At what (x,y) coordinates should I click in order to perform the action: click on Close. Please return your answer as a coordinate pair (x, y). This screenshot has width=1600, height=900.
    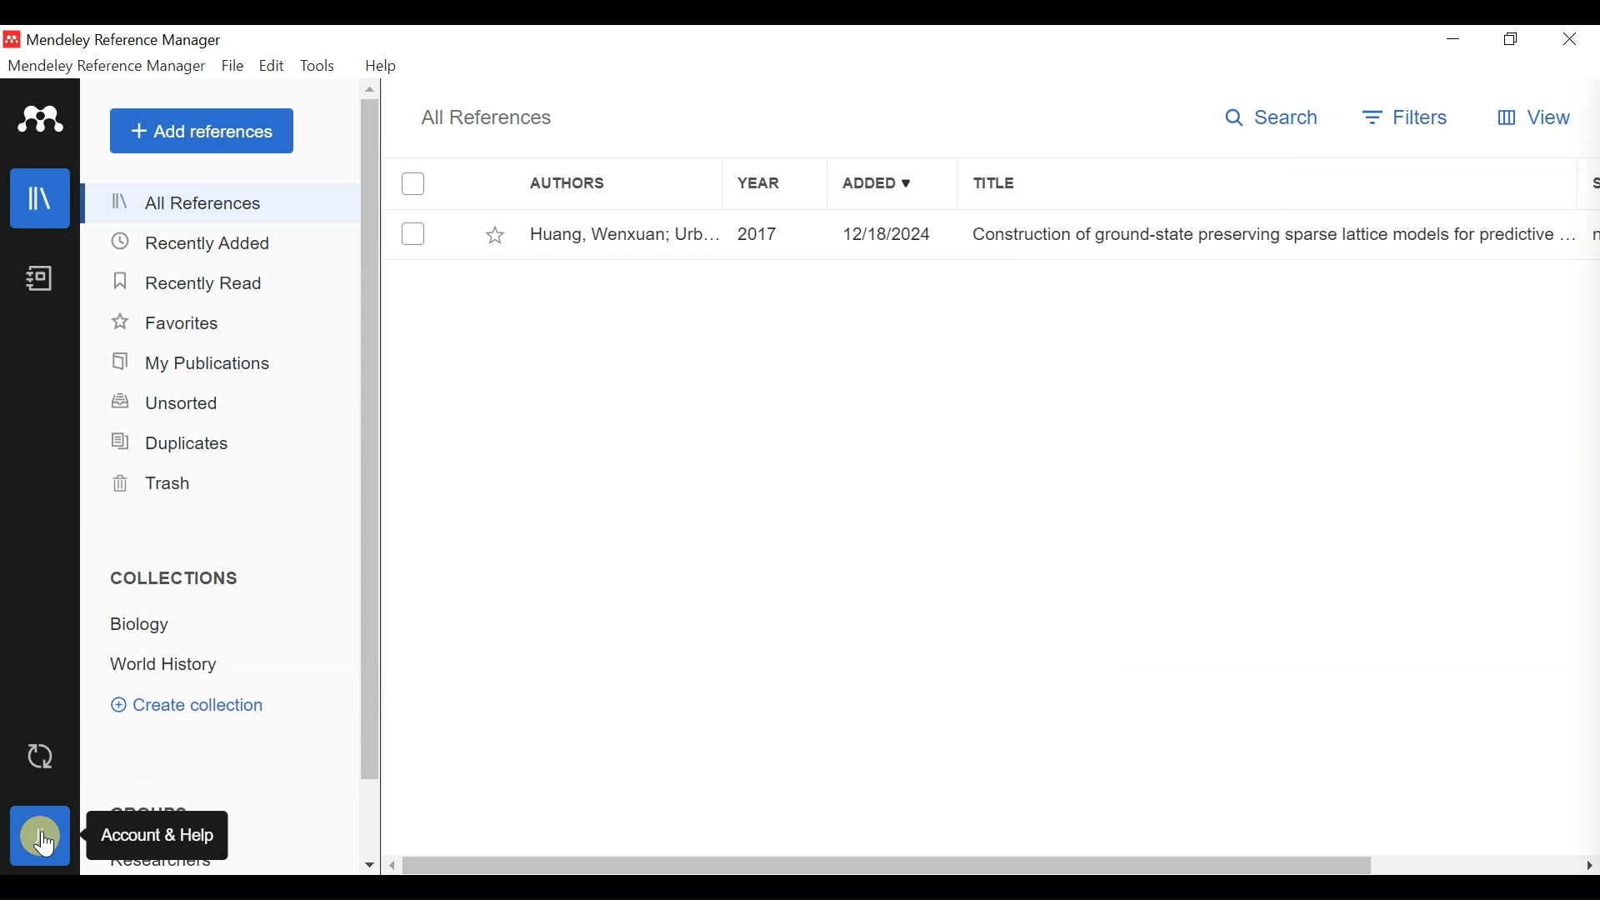
    Looking at the image, I should click on (1569, 41).